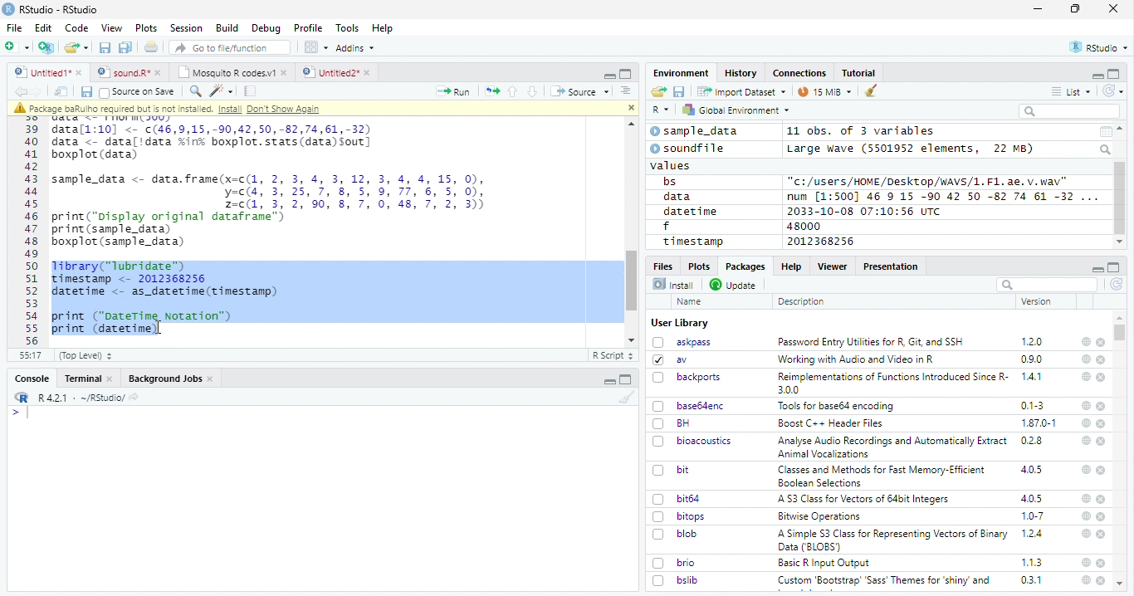  What do you see at coordinates (1119, 242) in the screenshot?
I see `scroll down` at bounding box center [1119, 242].